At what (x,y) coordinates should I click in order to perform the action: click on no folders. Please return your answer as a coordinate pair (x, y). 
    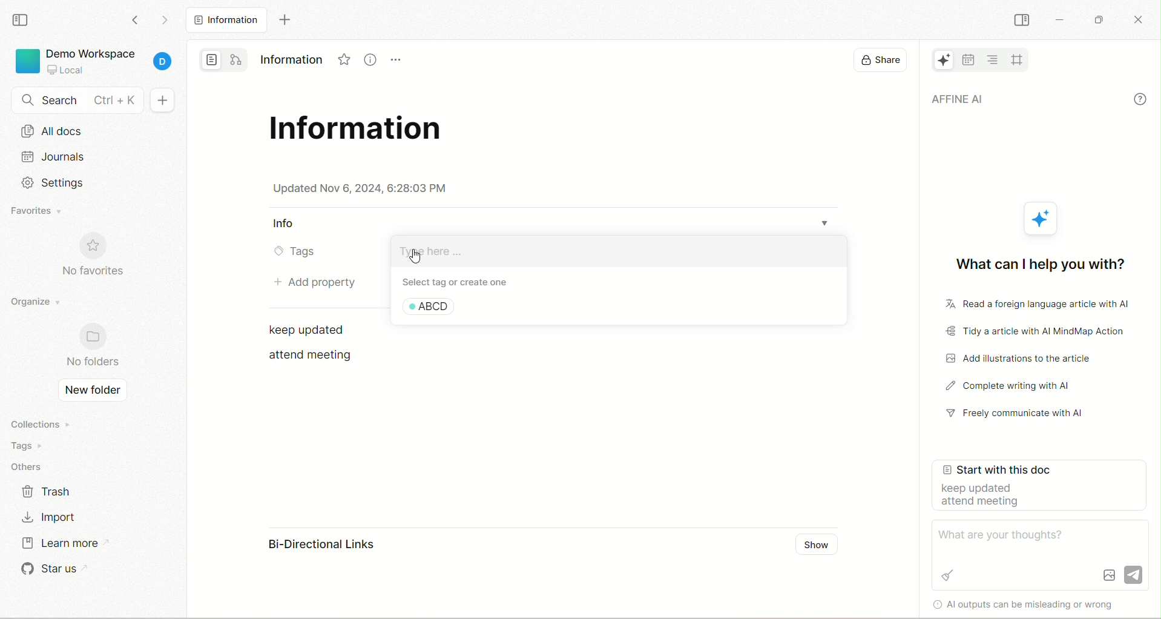
    Looking at the image, I should click on (91, 348).